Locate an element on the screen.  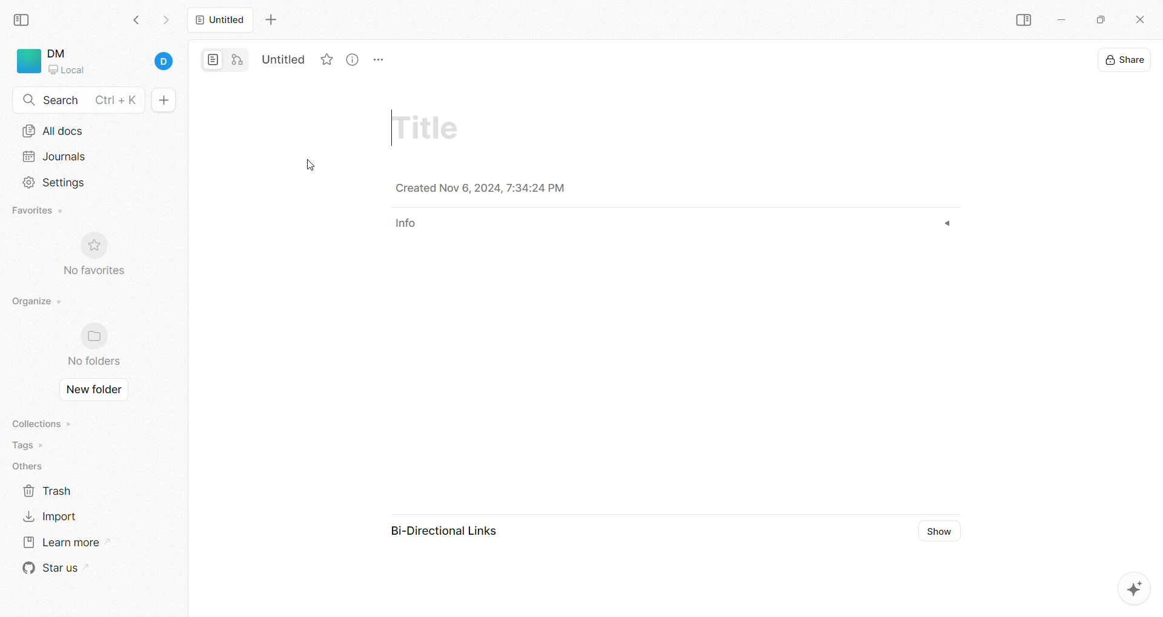
account details is located at coordinates (113, 62).